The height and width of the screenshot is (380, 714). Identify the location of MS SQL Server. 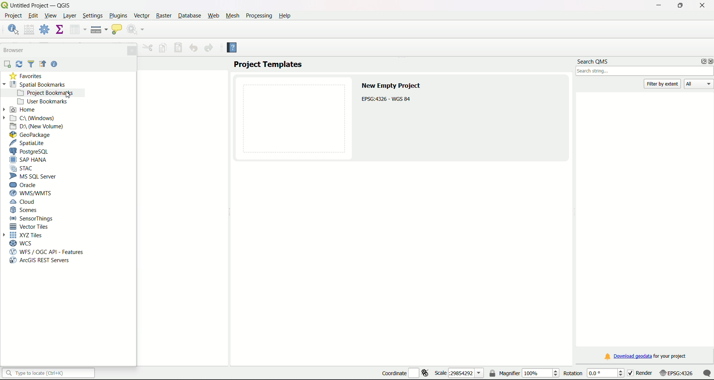
(34, 176).